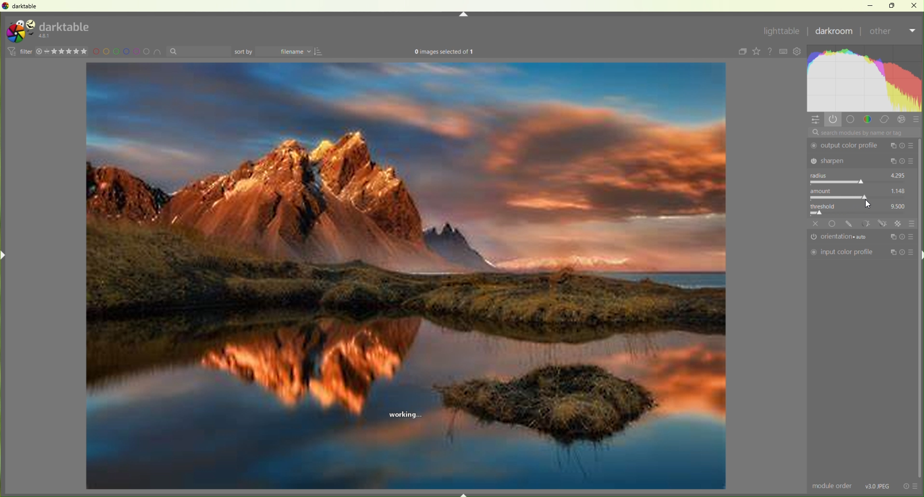  I want to click on Effects, so click(899, 223).